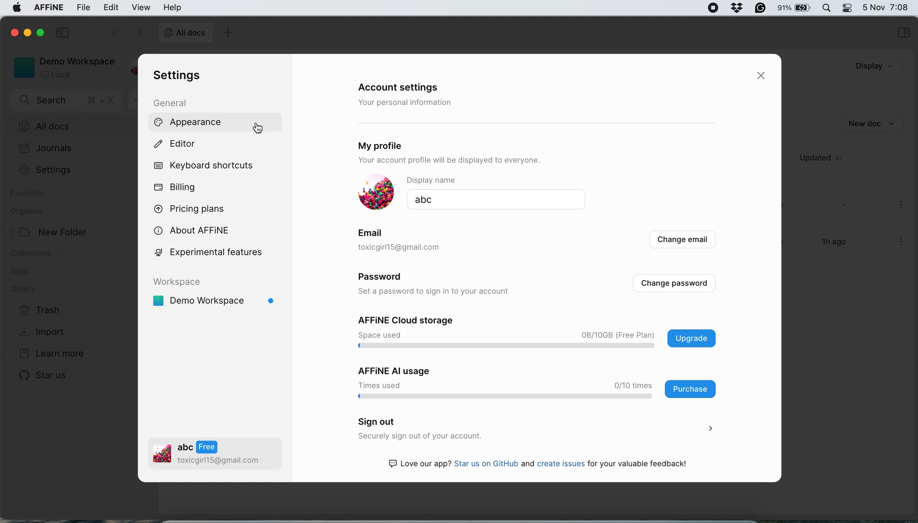 The width and height of the screenshot is (918, 523). What do you see at coordinates (49, 231) in the screenshot?
I see `» [J New Folder` at bounding box center [49, 231].